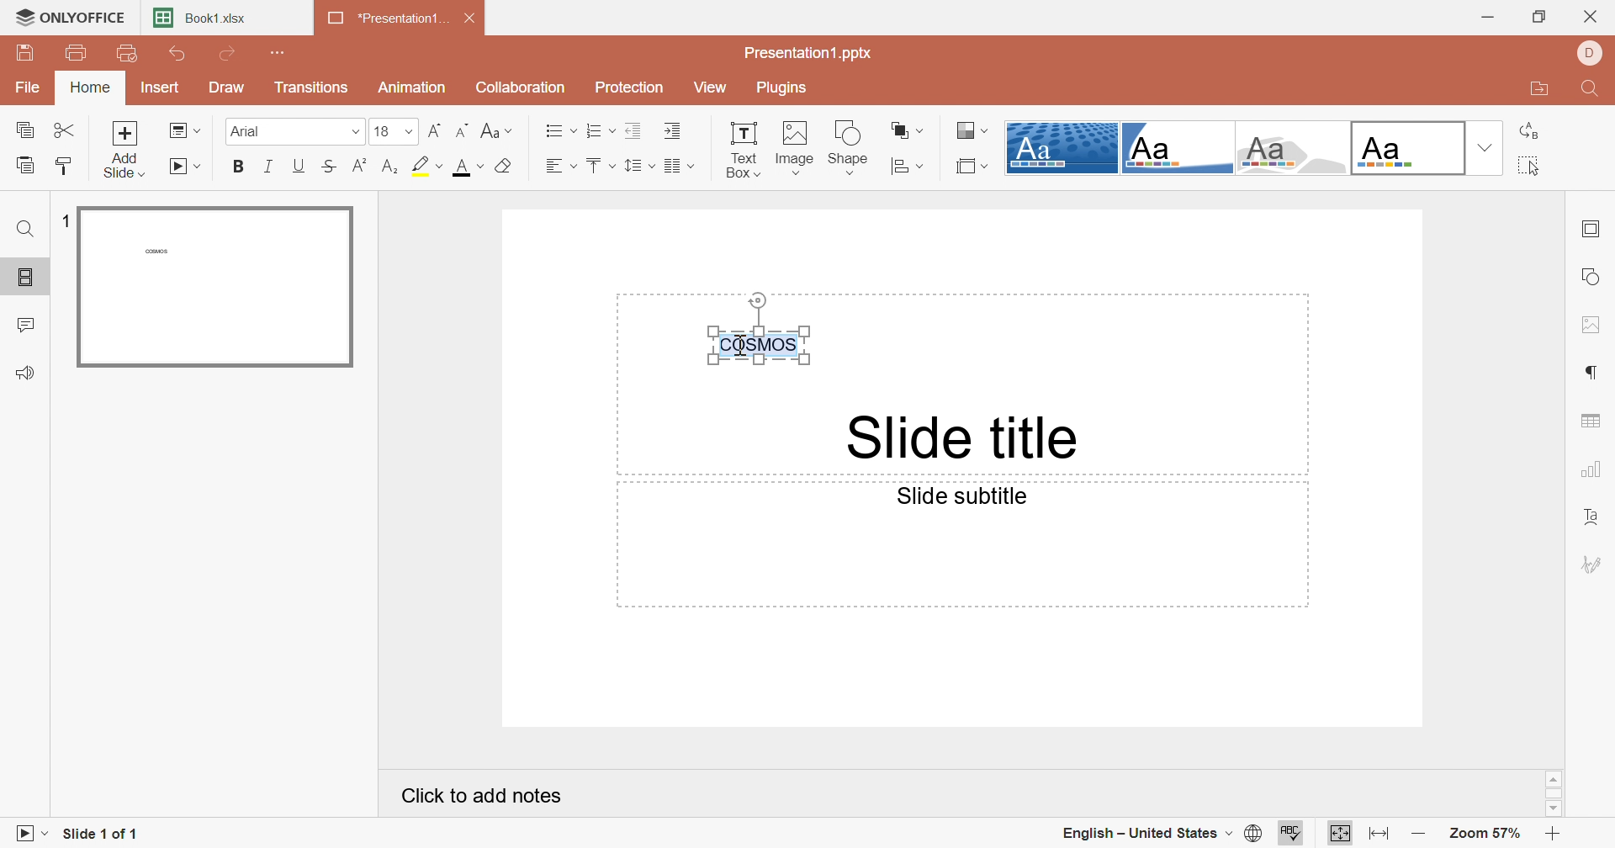  I want to click on Slide settings, so click(1596, 228).